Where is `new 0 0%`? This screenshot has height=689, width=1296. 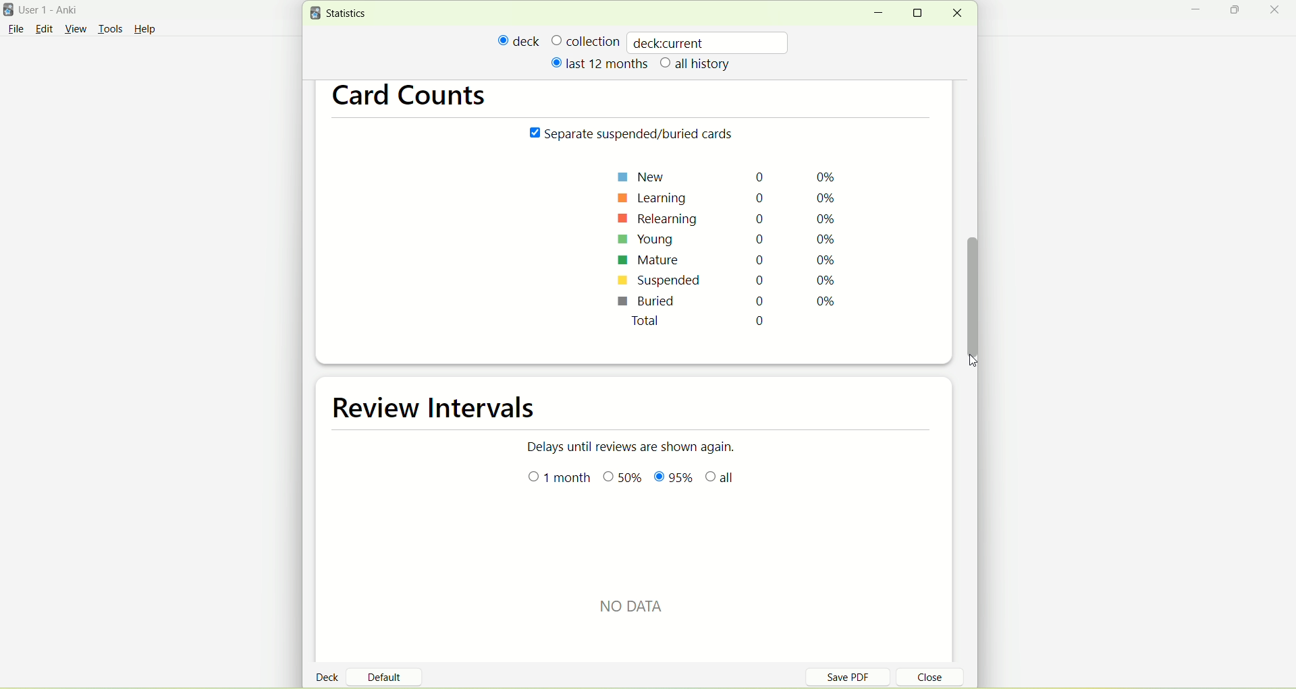
new 0 0% is located at coordinates (730, 176).